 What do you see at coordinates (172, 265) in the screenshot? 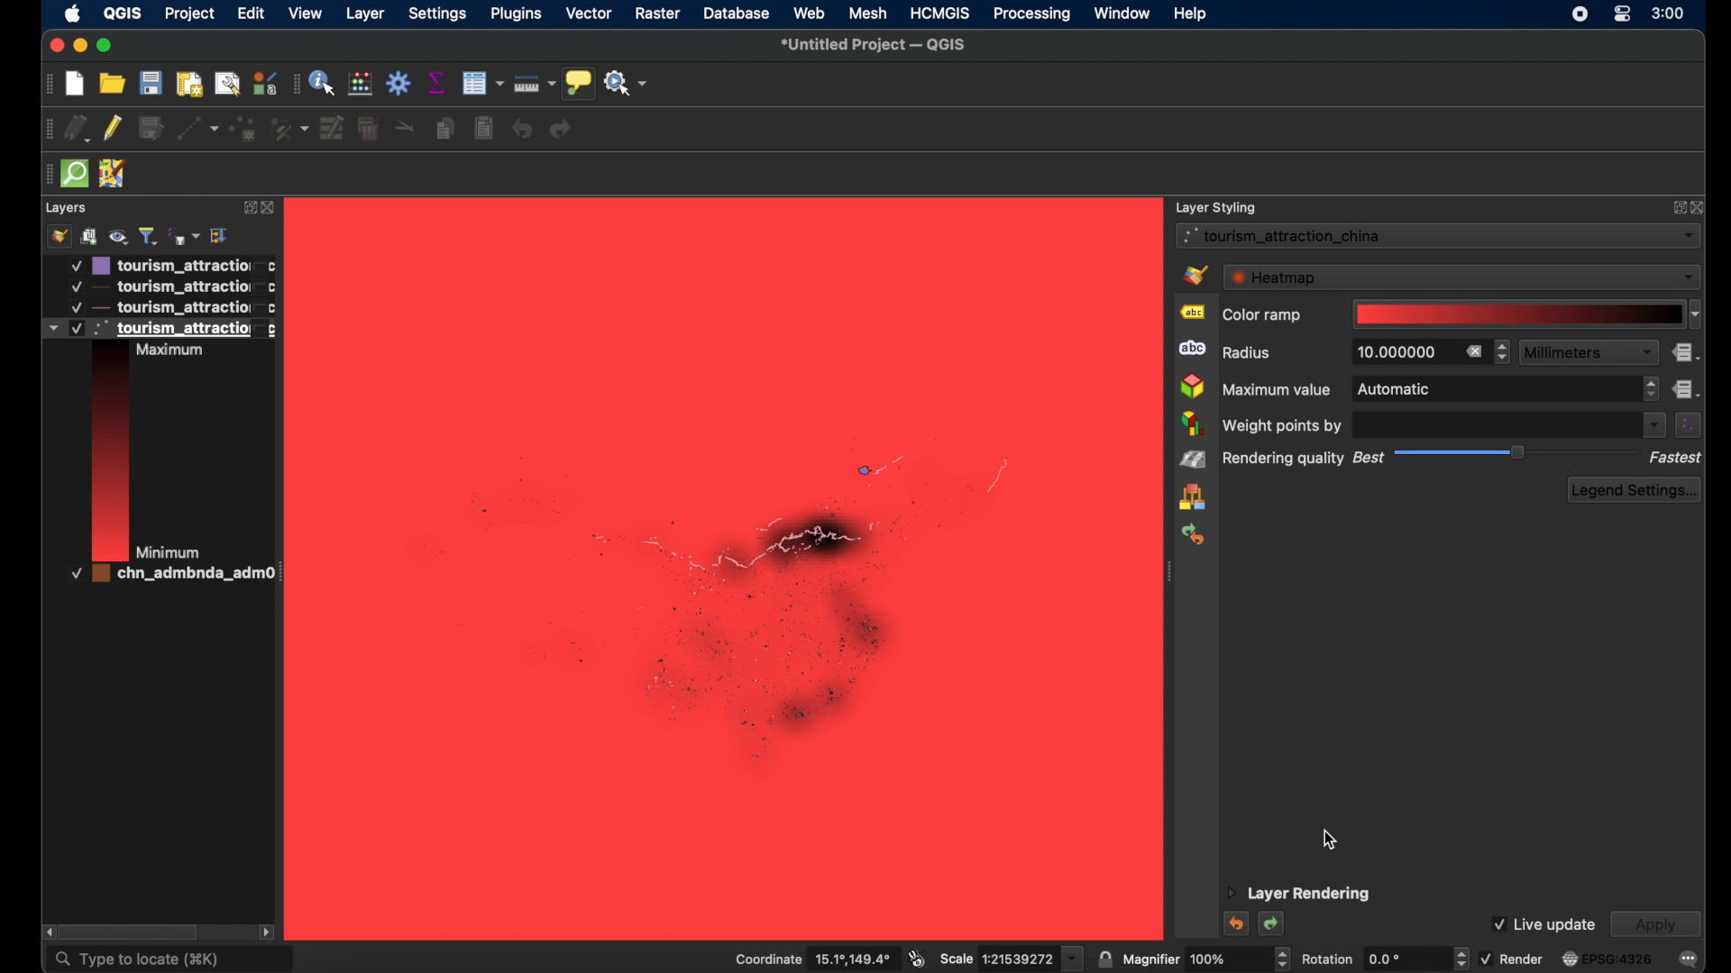
I see `layer 1` at bounding box center [172, 265].